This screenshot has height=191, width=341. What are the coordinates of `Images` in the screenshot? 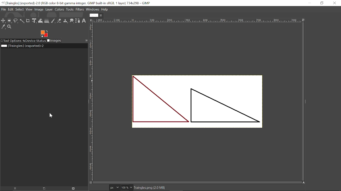 It's located at (54, 41).